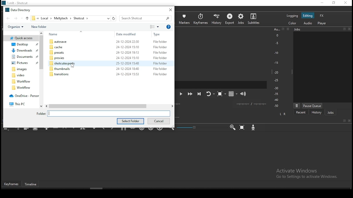  Describe the element at coordinates (126, 34) in the screenshot. I see `Date modified` at that location.